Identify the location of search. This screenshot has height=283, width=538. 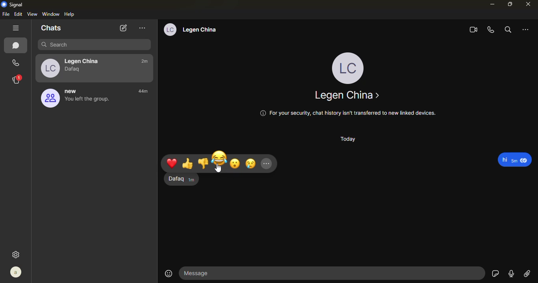
(95, 45).